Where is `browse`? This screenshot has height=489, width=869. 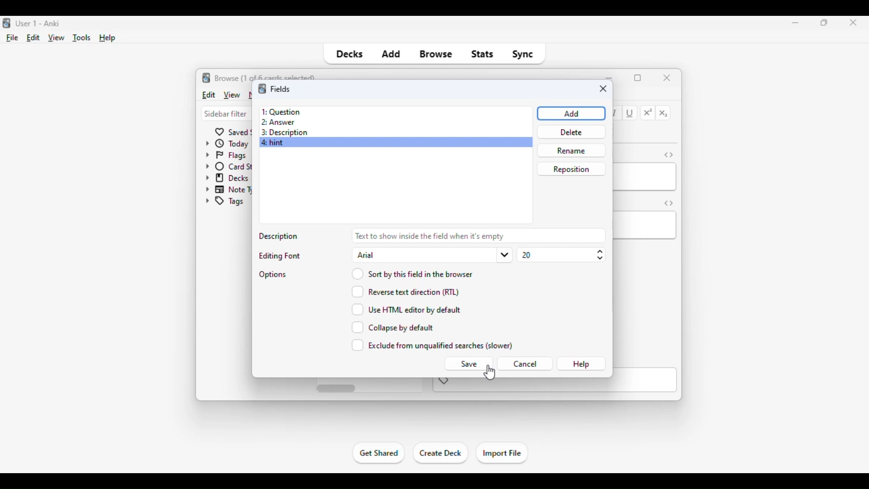
browse is located at coordinates (436, 54).